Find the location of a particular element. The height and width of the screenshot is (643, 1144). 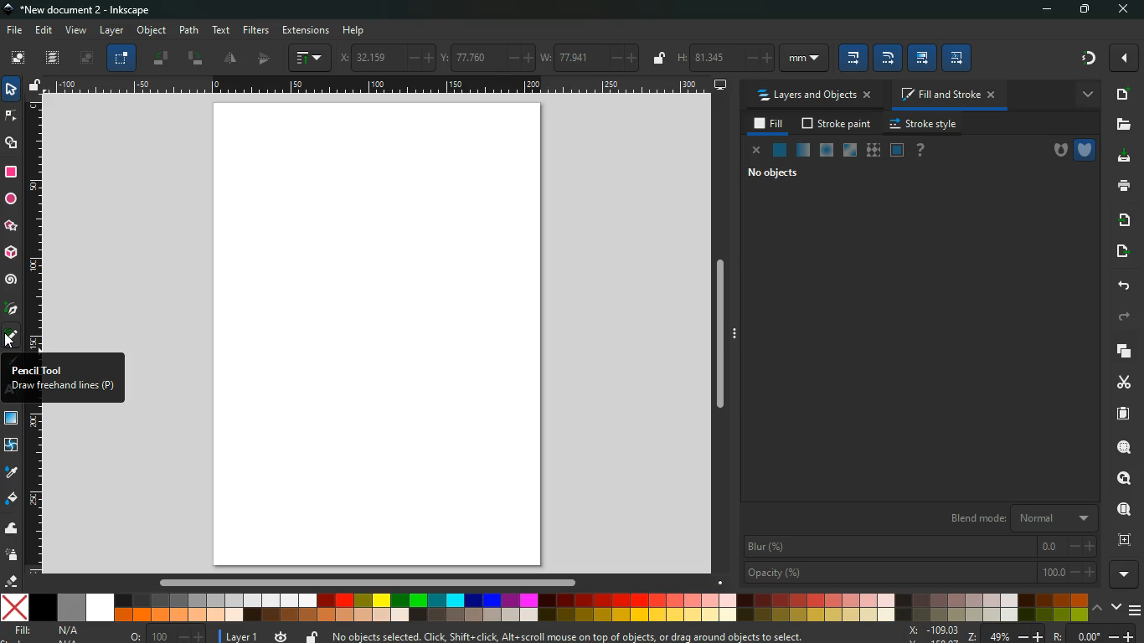

object is located at coordinates (152, 29).